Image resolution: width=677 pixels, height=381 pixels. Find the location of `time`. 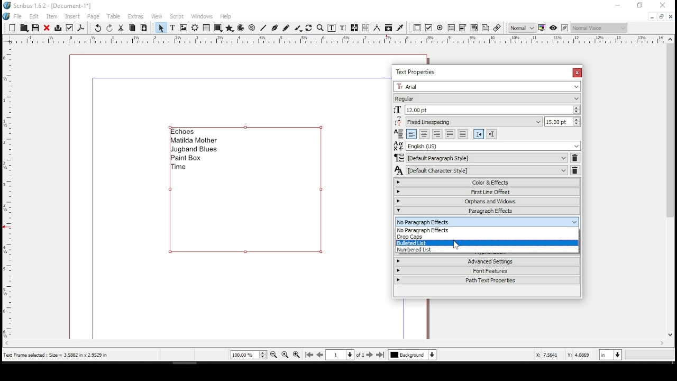

time is located at coordinates (181, 167).